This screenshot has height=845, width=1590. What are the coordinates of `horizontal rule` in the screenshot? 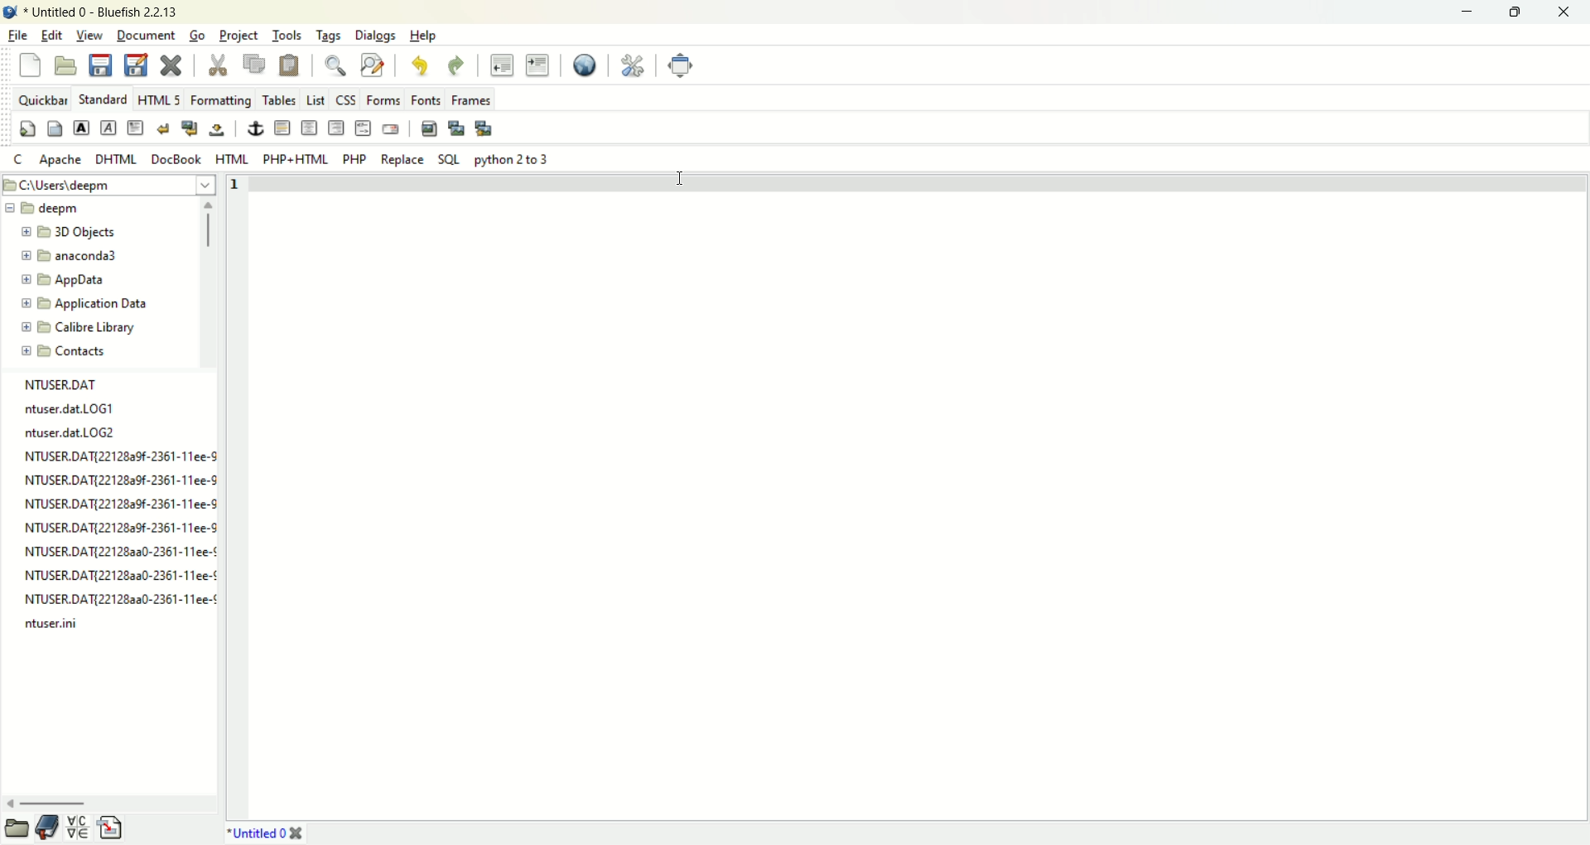 It's located at (282, 128).